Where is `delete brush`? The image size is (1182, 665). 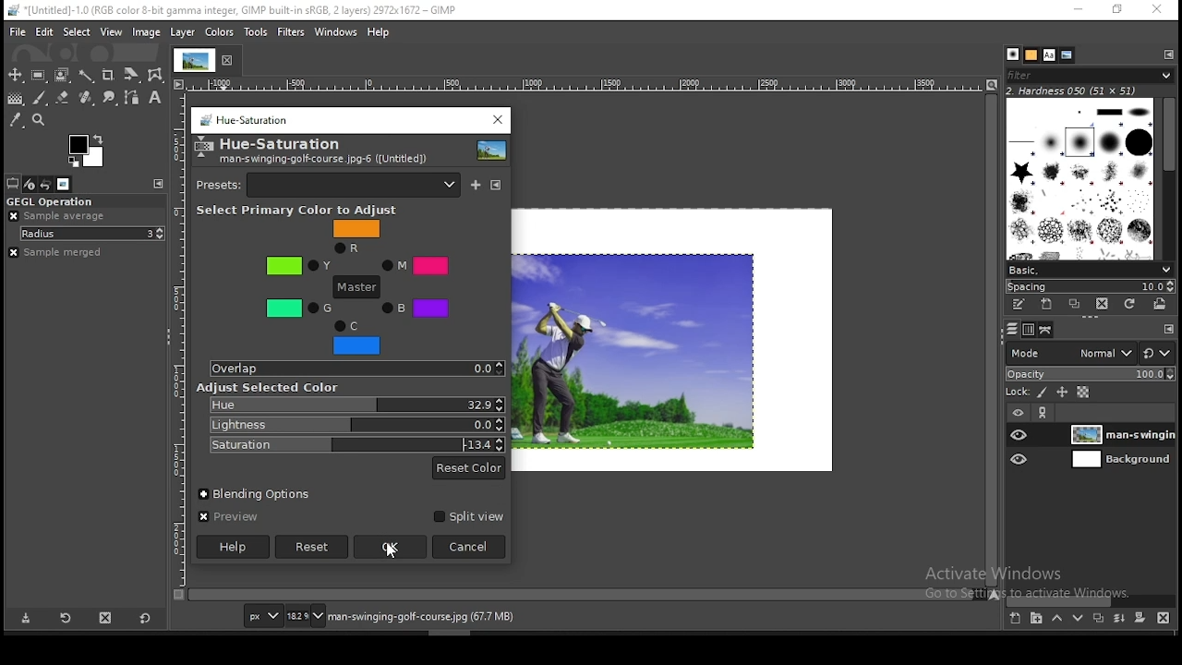
delete brush is located at coordinates (1101, 304).